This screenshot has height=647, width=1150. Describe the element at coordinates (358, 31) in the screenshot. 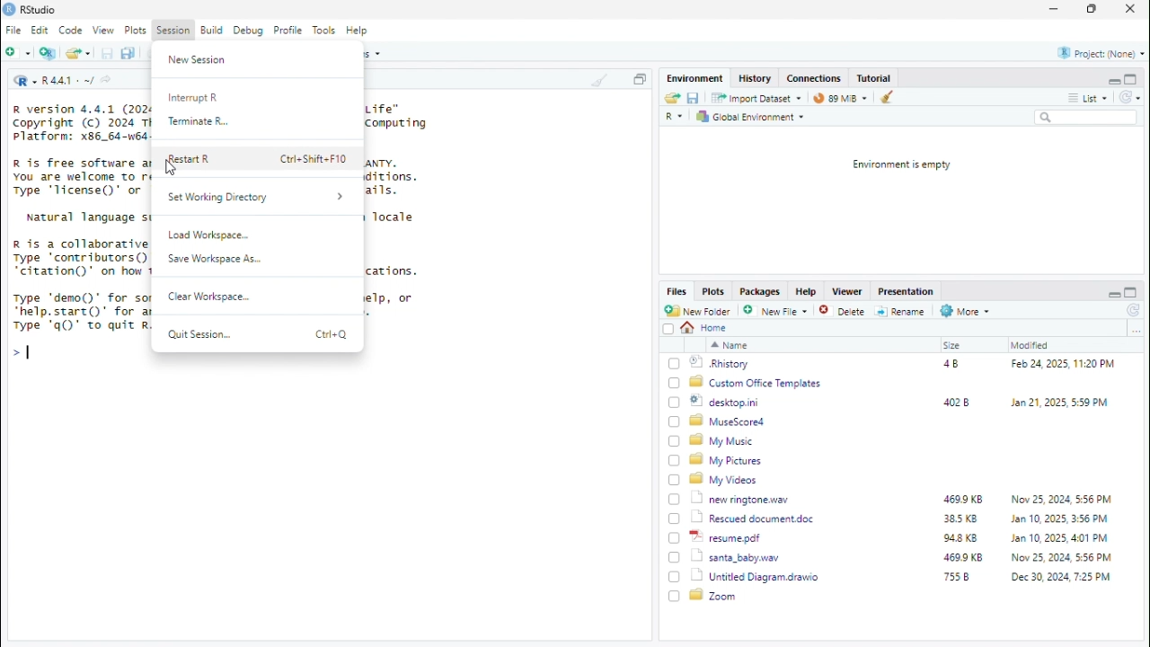

I see `Help` at that location.